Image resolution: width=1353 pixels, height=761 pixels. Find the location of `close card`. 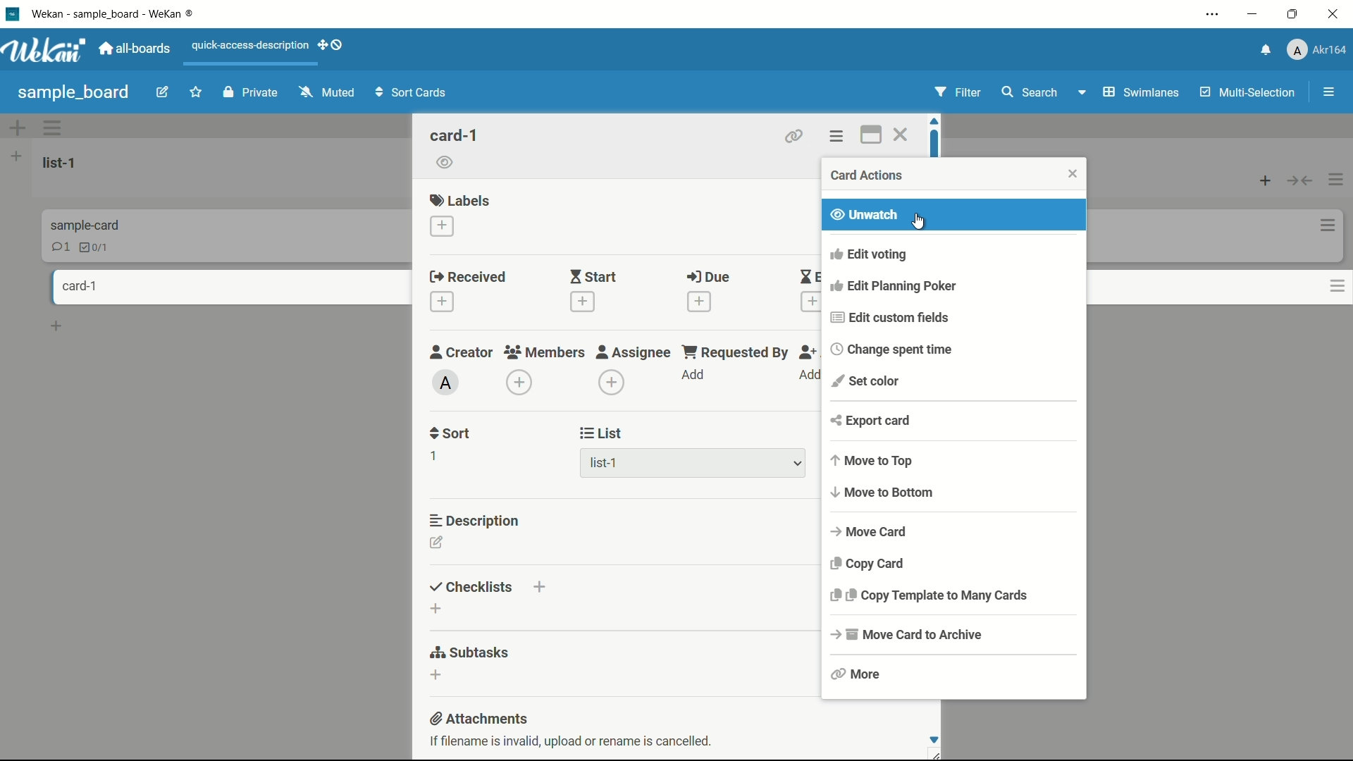

close card is located at coordinates (1073, 174).